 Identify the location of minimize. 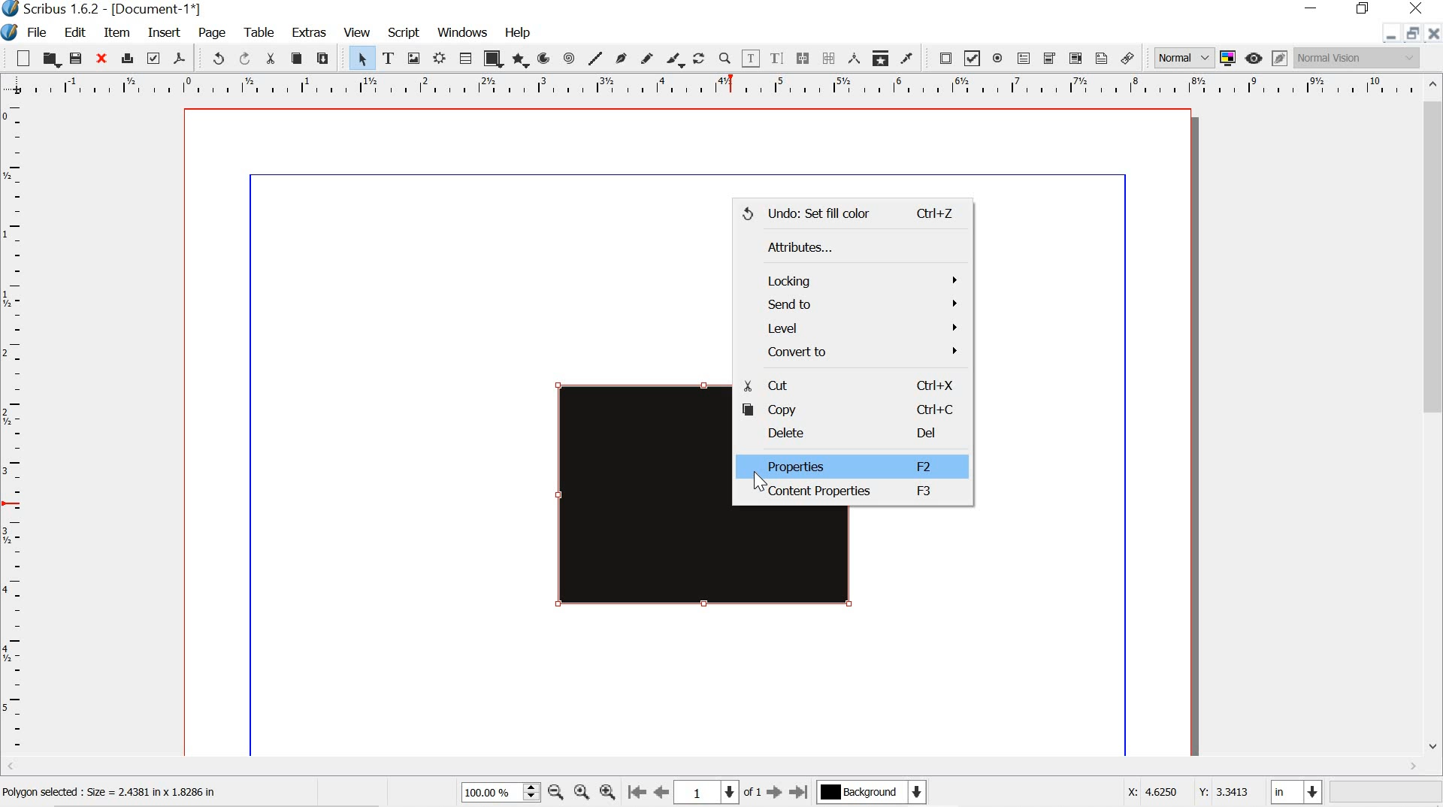
(1389, 36).